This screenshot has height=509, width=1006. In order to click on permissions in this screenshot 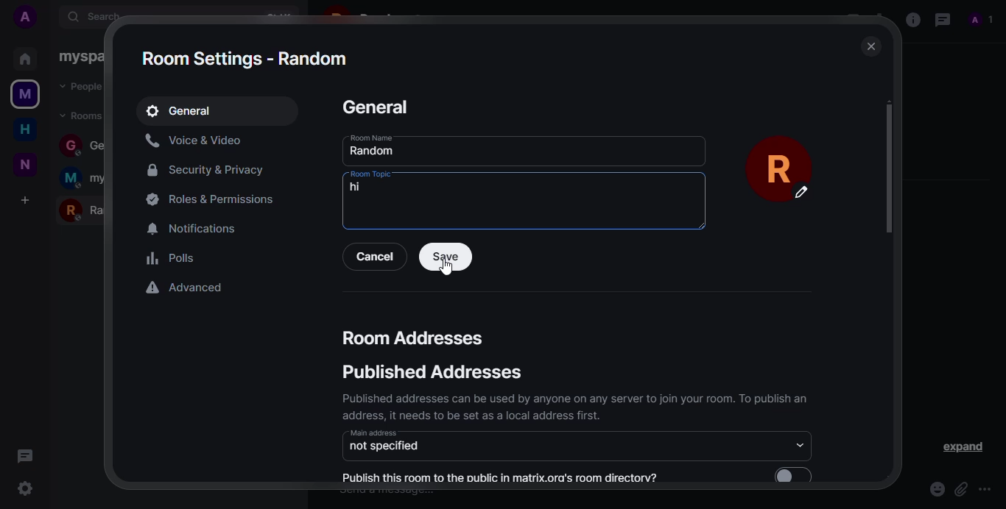, I will do `click(217, 199)`.